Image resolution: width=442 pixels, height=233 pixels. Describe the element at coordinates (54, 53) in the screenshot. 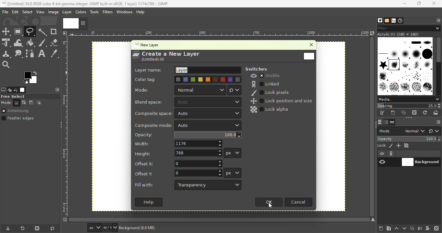

I see `Color picker tool` at that location.